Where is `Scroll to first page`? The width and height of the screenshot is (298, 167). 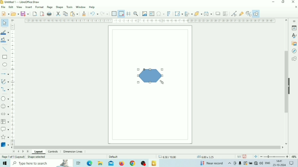
Scroll to first page is located at coordinates (13, 151).